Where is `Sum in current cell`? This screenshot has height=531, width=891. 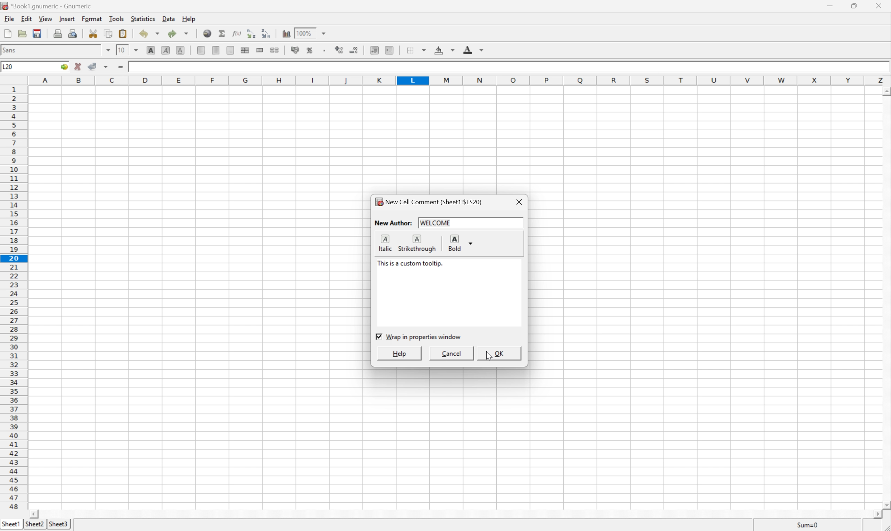 Sum in current cell is located at coordinates (223, 33).